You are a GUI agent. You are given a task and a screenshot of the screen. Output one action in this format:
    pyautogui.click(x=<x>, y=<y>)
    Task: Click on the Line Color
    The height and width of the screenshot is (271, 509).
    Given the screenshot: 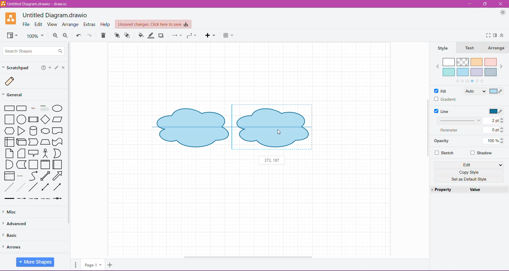 What is the action you would take?
    pyautogui.click(x=151, y=36)
    